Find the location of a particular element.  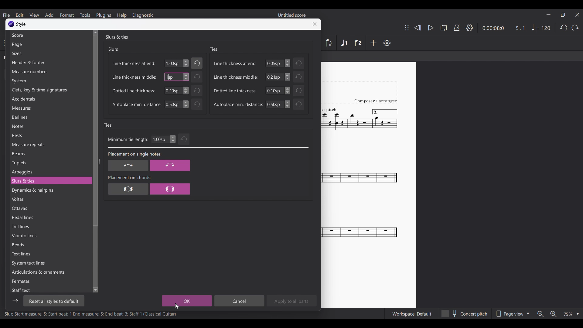

Measures is located at coordinates (50, 108).